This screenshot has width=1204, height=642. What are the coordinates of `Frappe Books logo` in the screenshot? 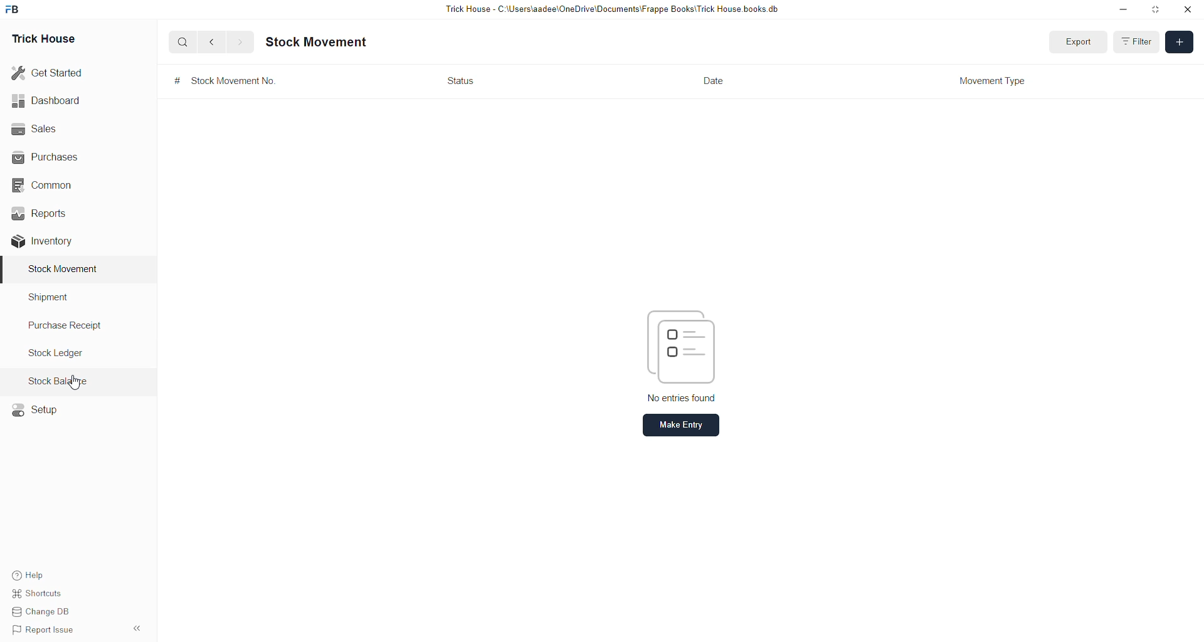 It's located at (13, 11).